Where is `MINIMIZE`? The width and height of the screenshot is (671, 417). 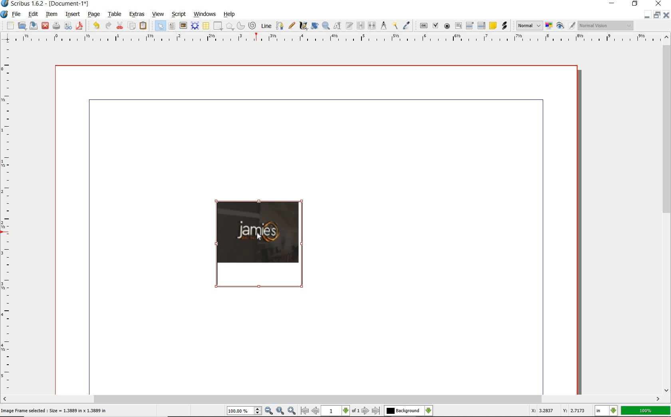
MINIMIZE is located at coordinates (647, 15).